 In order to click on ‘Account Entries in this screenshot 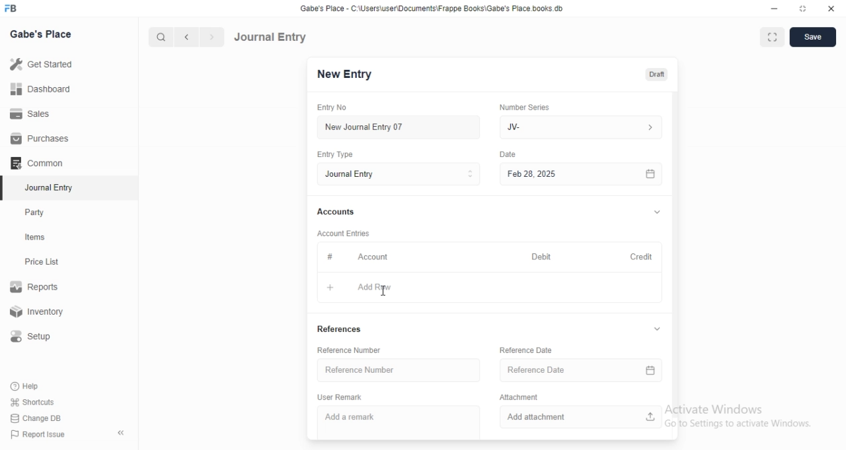, I will do `click(344, 233)`.